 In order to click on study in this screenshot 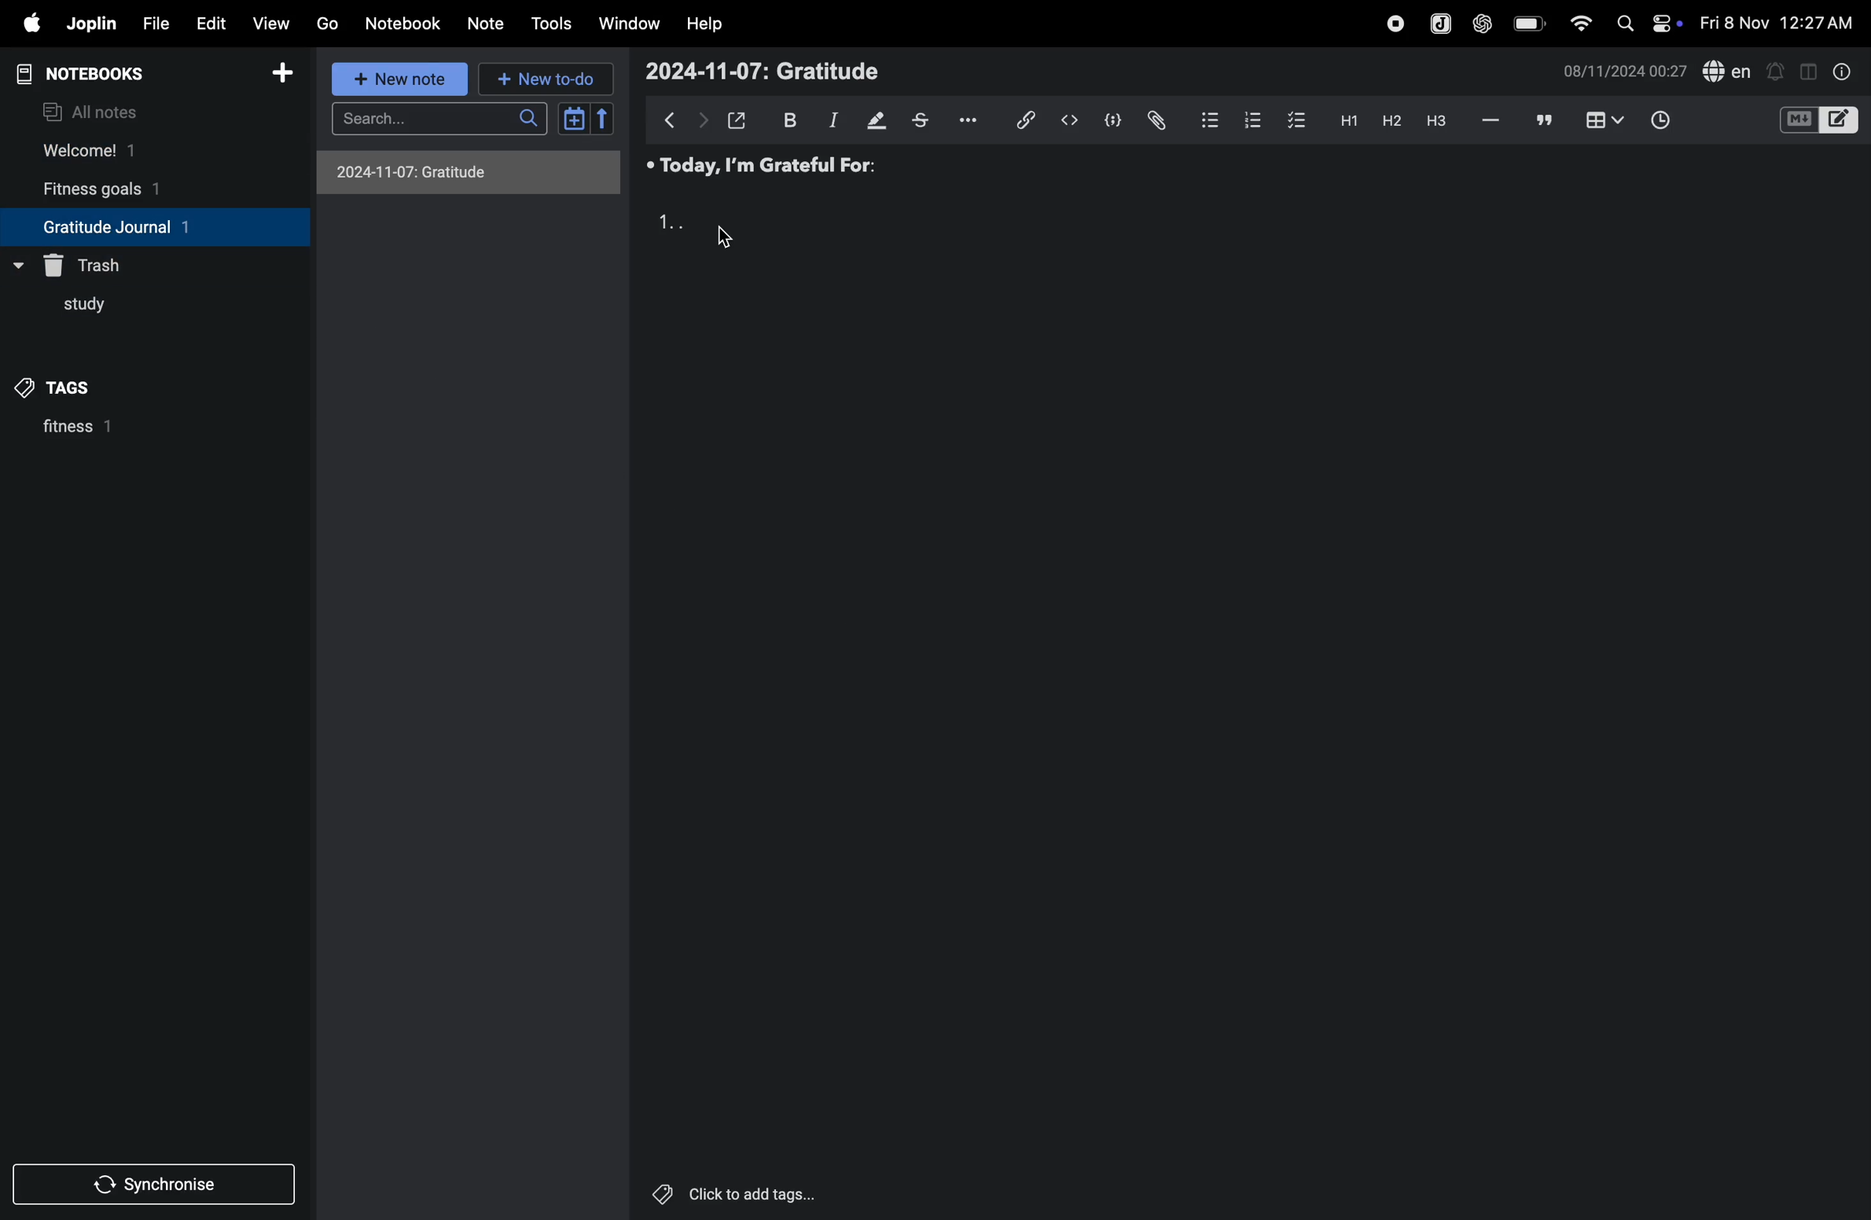, I will do `click(73, 310)`.